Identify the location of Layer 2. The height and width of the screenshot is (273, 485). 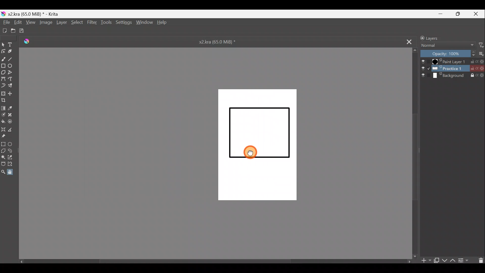
(452, 69).